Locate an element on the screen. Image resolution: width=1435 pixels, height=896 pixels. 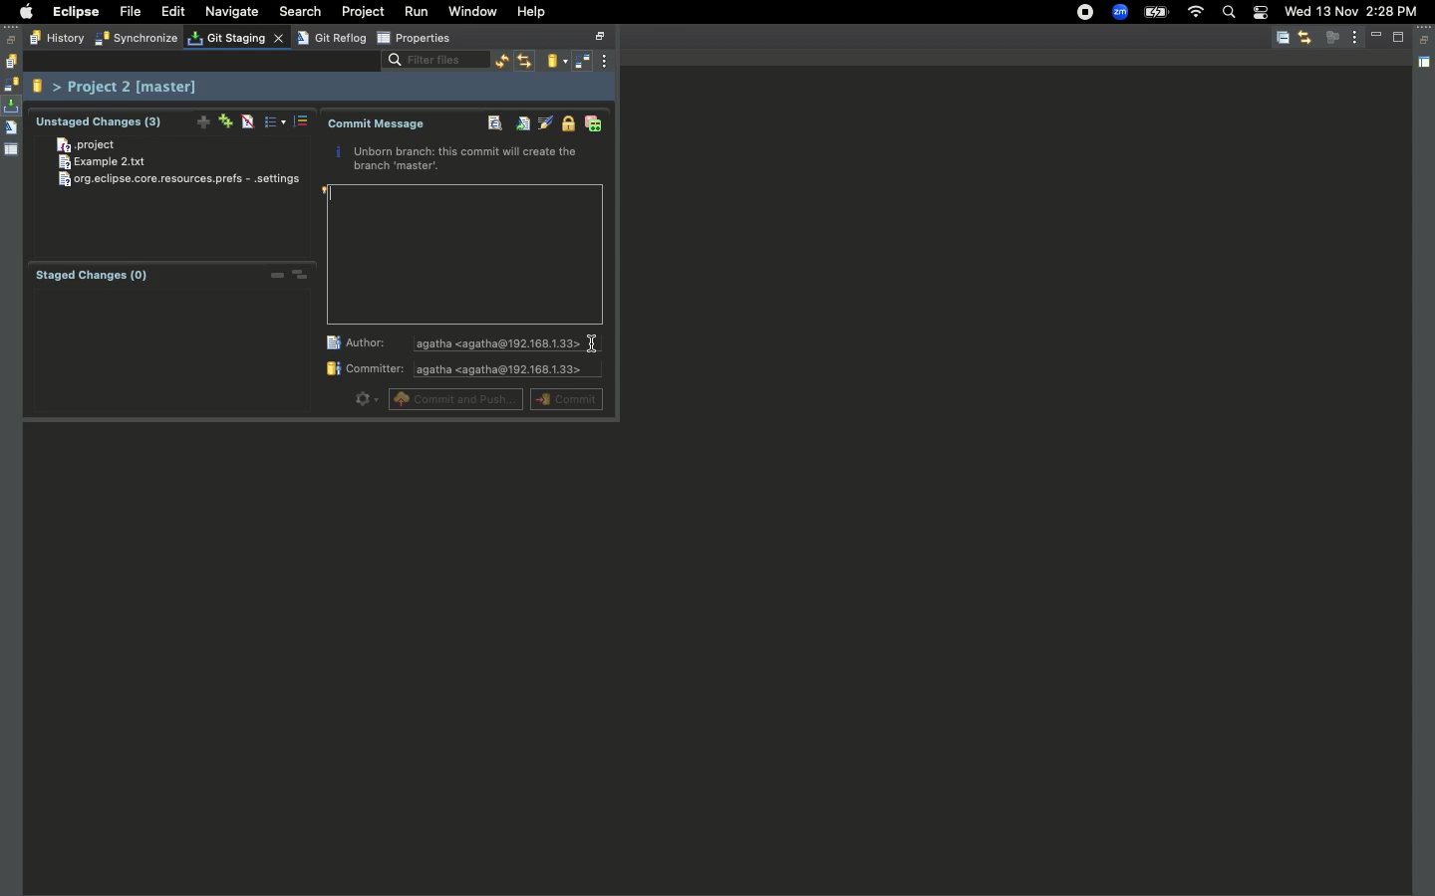
File is located at coordinates (129, 13).